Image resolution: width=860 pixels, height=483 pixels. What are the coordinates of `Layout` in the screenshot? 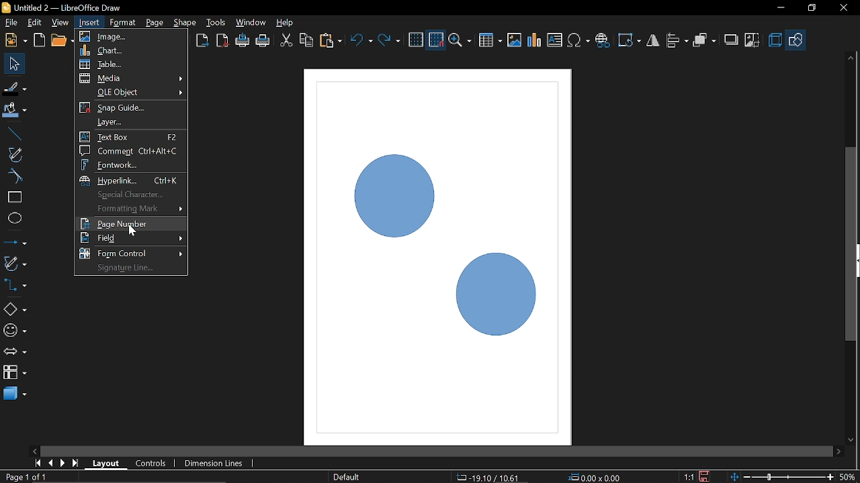 It's located at (106, 463).